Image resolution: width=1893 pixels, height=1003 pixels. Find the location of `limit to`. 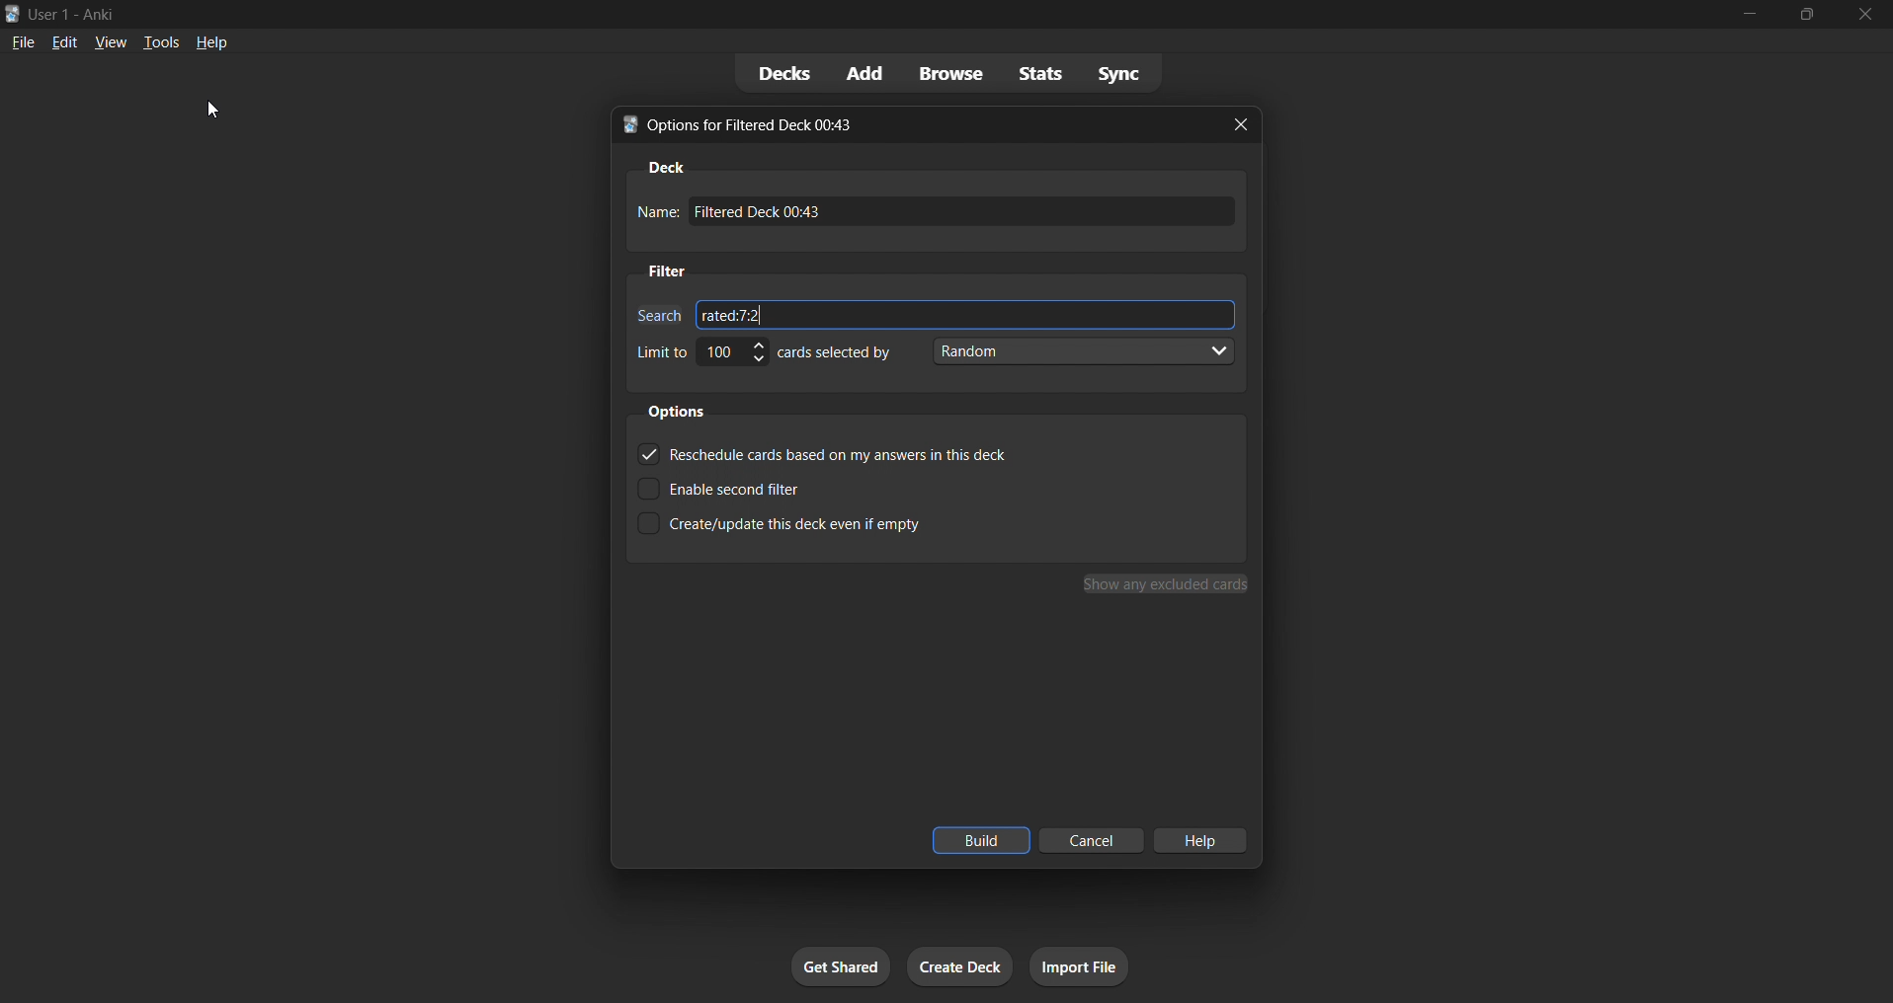

limit to is located at coordinates (660, 351).